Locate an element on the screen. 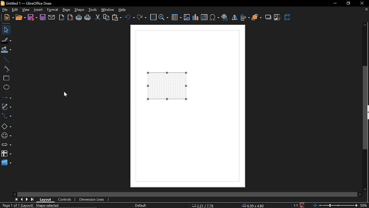  insert image is located at coordinates (187, 17).